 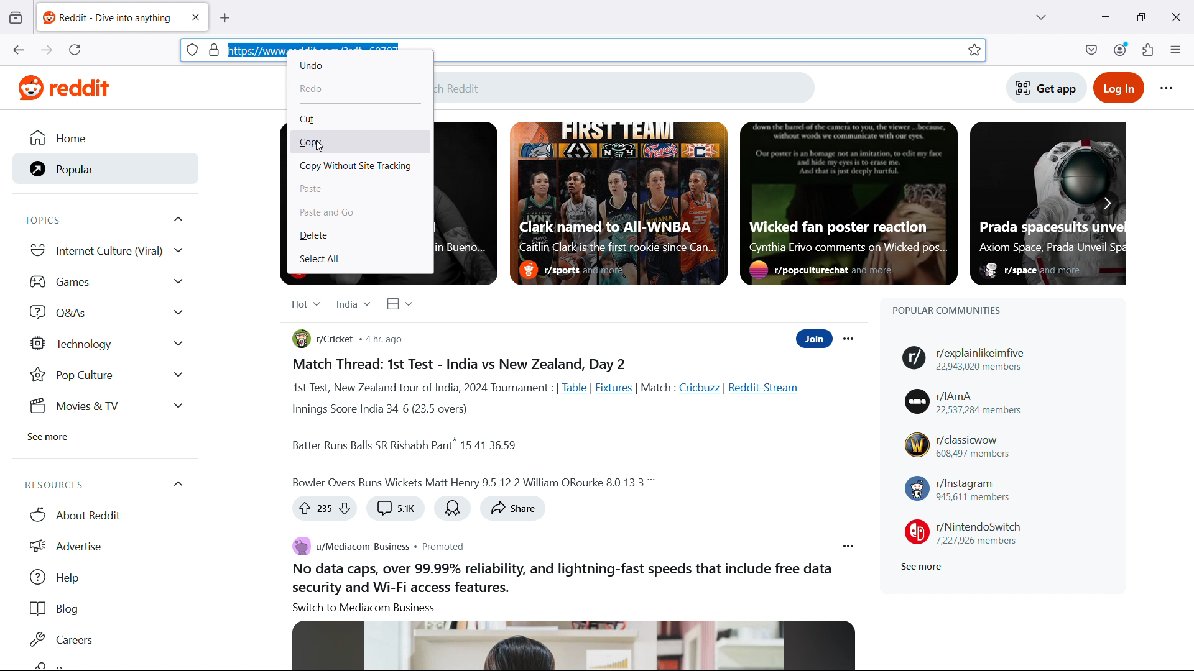 What do you see at coordinates (97, 139) in the screenshot?
I see `Home` at bounding box center [97, 139].